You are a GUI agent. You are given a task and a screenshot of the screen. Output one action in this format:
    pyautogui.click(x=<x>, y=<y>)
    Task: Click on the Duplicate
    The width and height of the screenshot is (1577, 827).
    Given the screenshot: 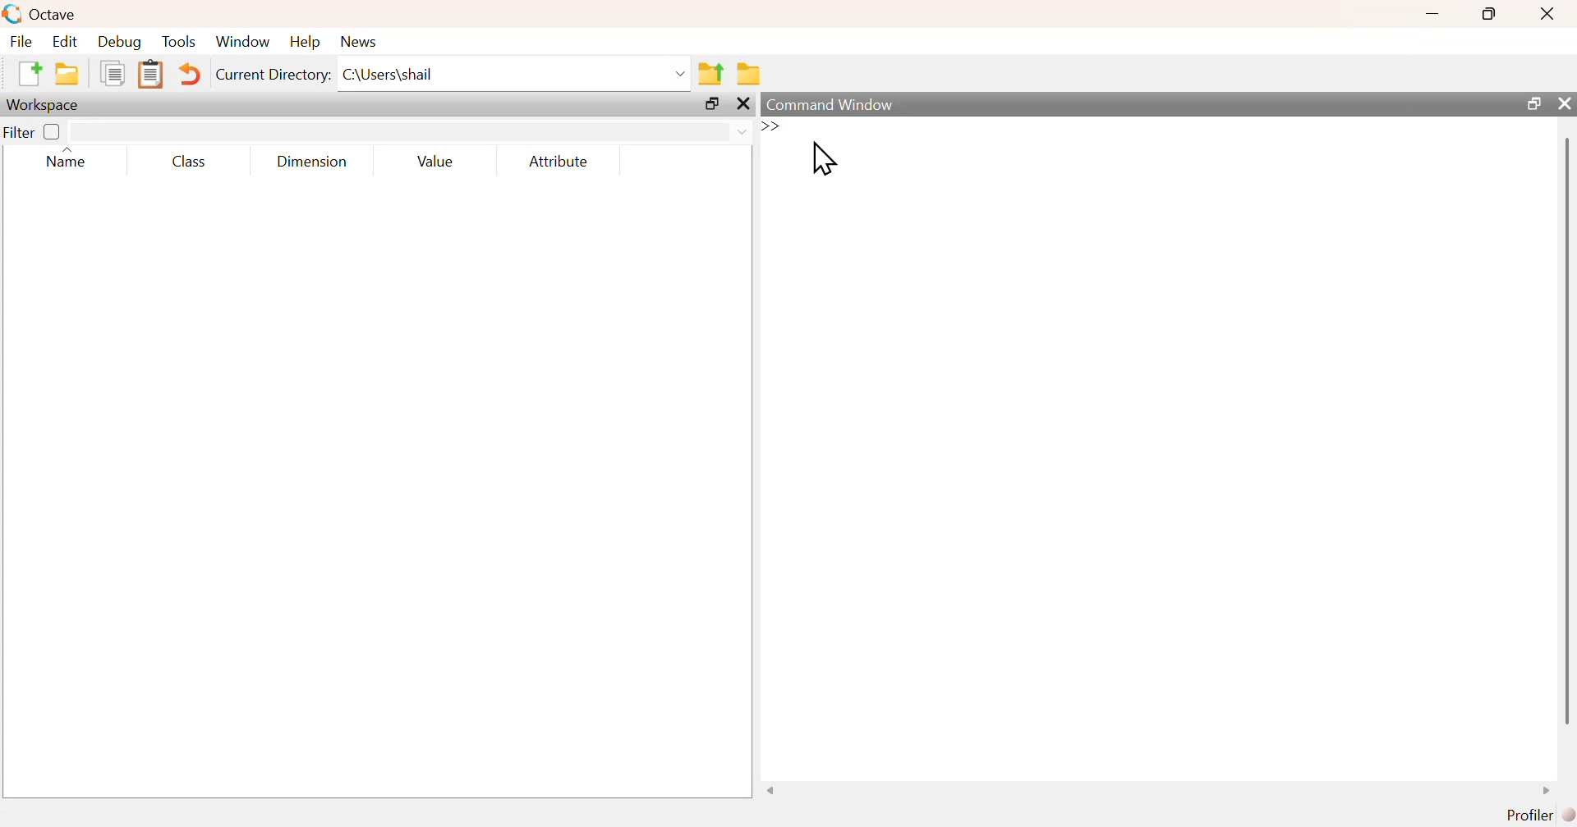 What is the action you would take?
    pyautogui.click(x=114, y=73)
    